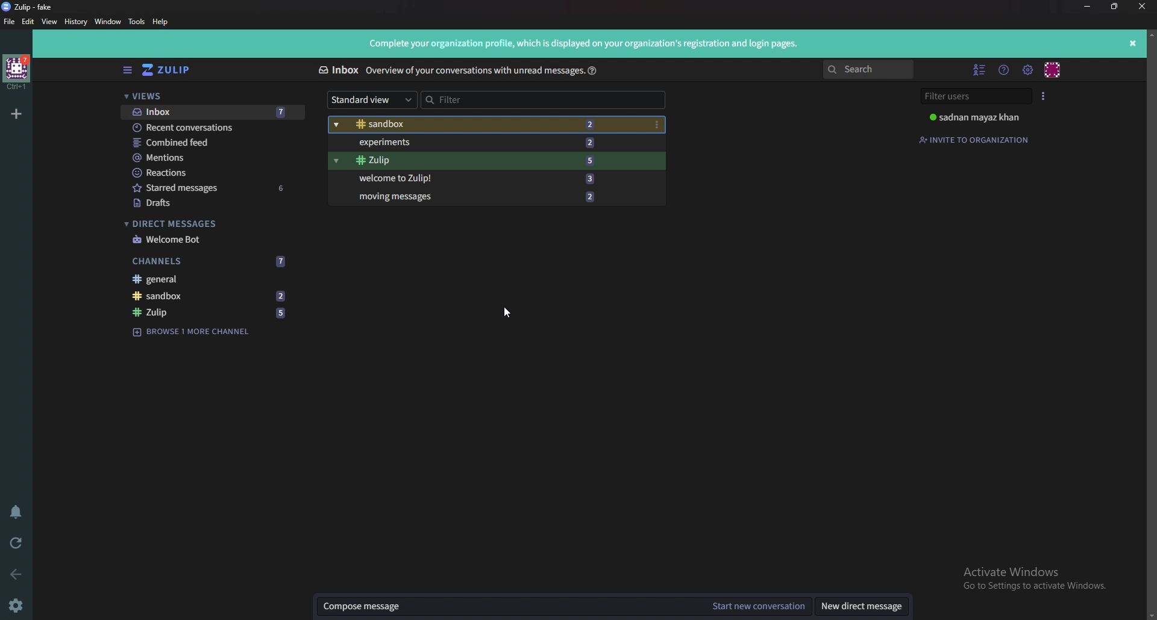 This screenshot has width=1157, height=620. I want to click on Zulip, so click(485, 161).